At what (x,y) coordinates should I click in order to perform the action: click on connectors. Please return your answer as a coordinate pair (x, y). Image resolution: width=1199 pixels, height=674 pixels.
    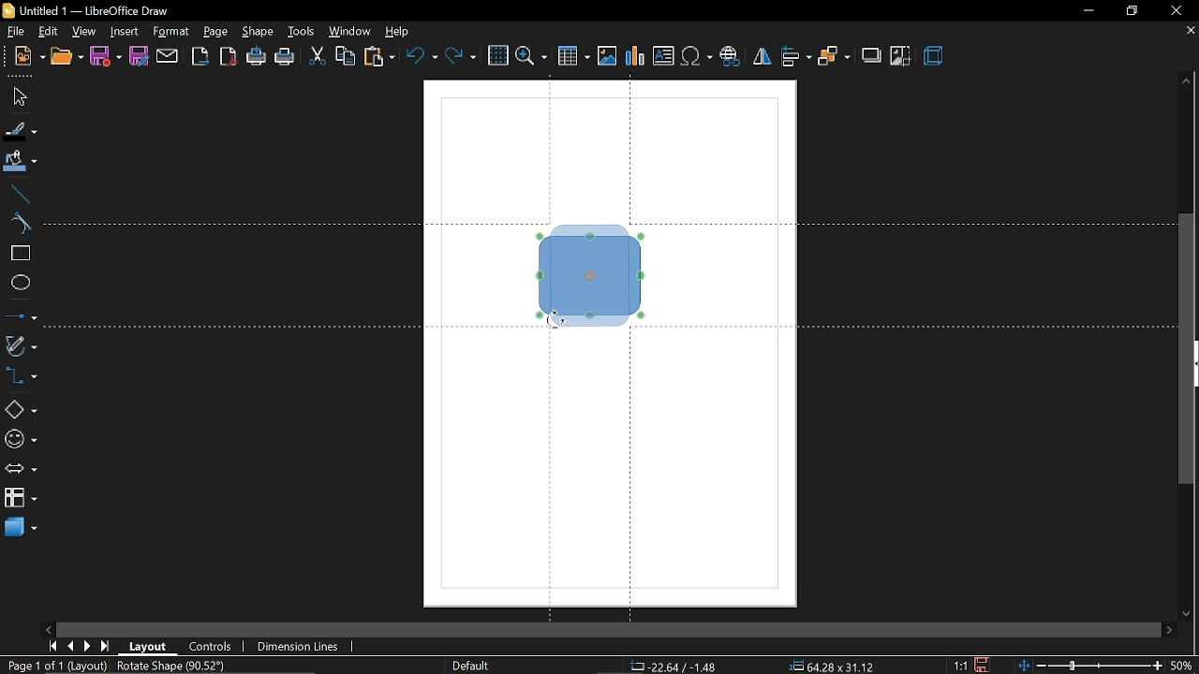
    Looking at the image, I should click on (21, 377).